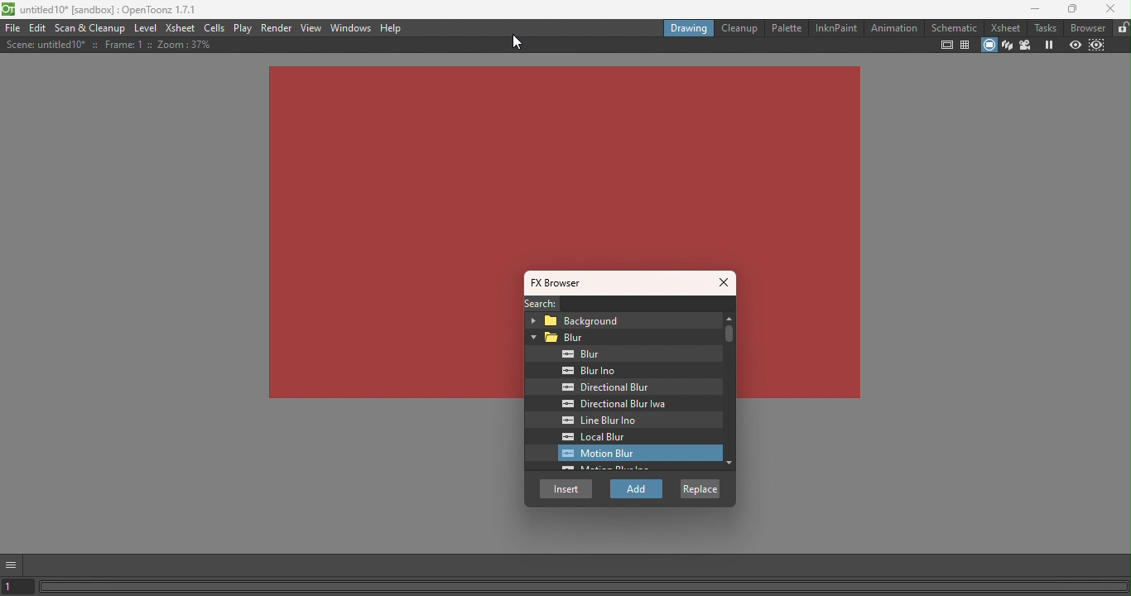  What do you see at coordinates (39, 29) in the screenshot?
I see `Edit` at bounding box center [39, 29].